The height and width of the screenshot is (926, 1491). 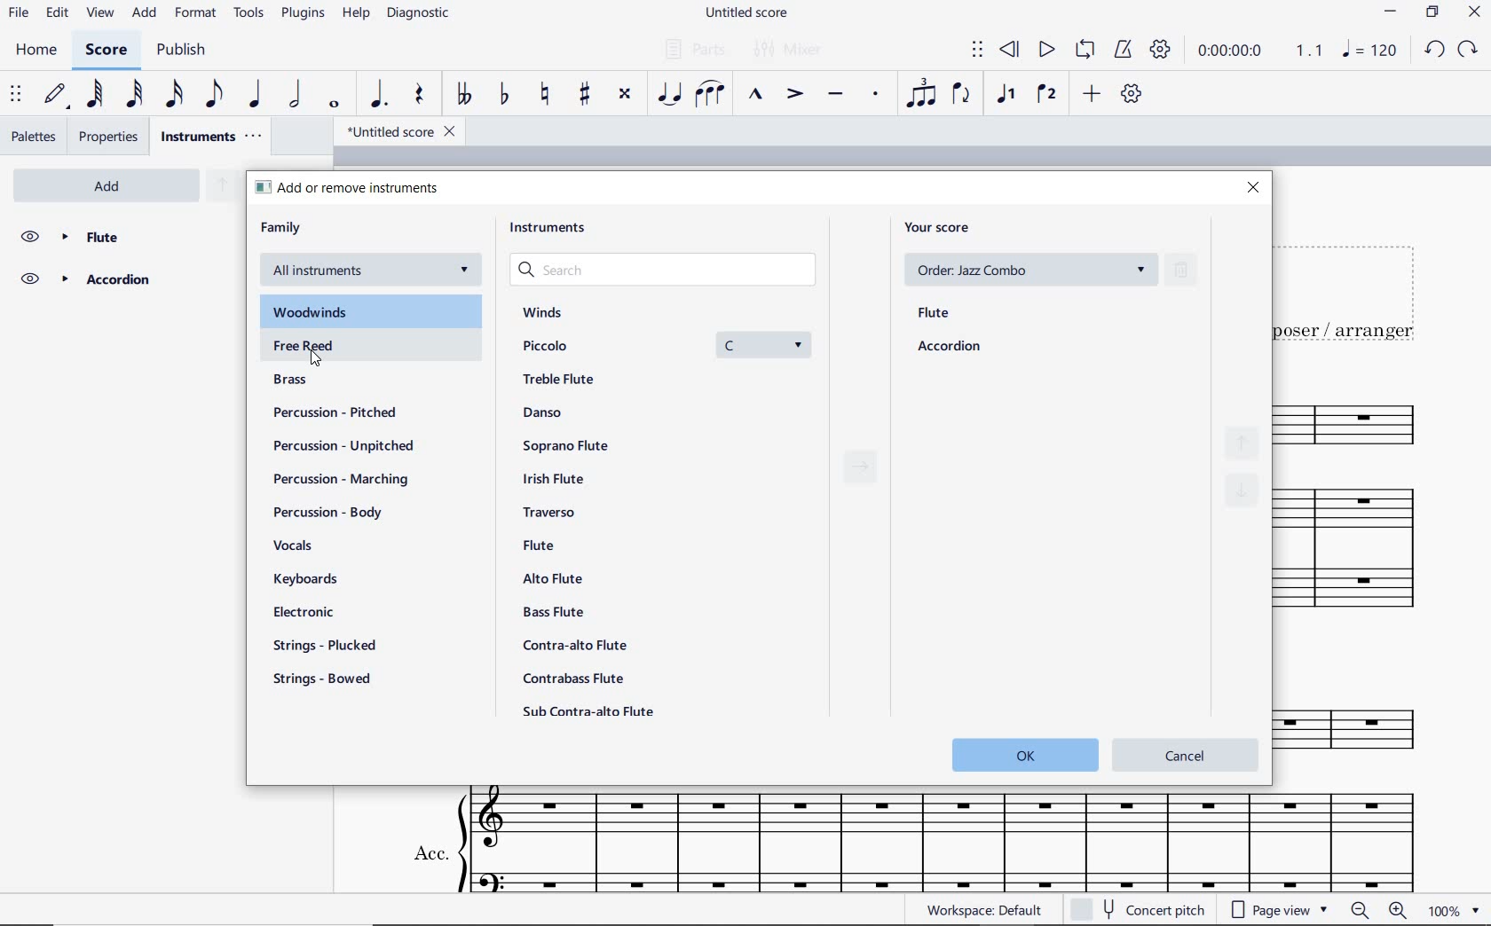 I want to click on play, so click(x=1046, y=52).